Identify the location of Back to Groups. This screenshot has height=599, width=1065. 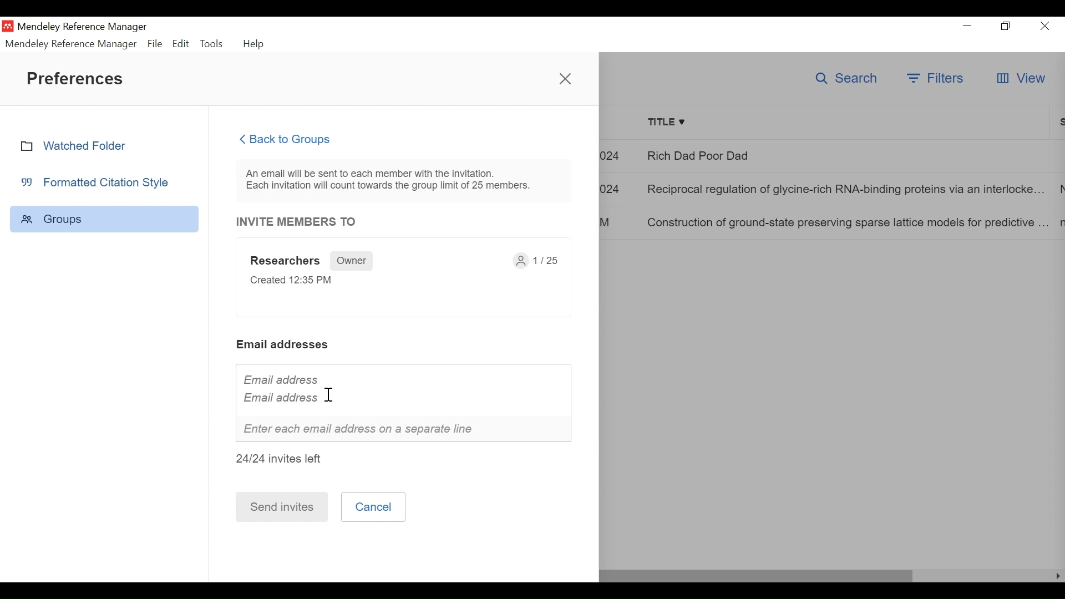
(292, 139).